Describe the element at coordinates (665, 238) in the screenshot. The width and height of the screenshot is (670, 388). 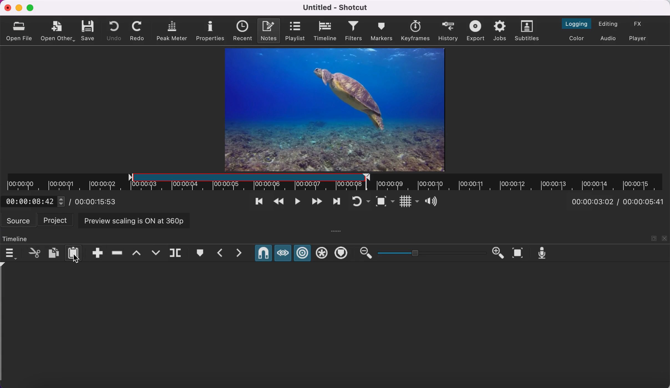
I see `close` at that location.